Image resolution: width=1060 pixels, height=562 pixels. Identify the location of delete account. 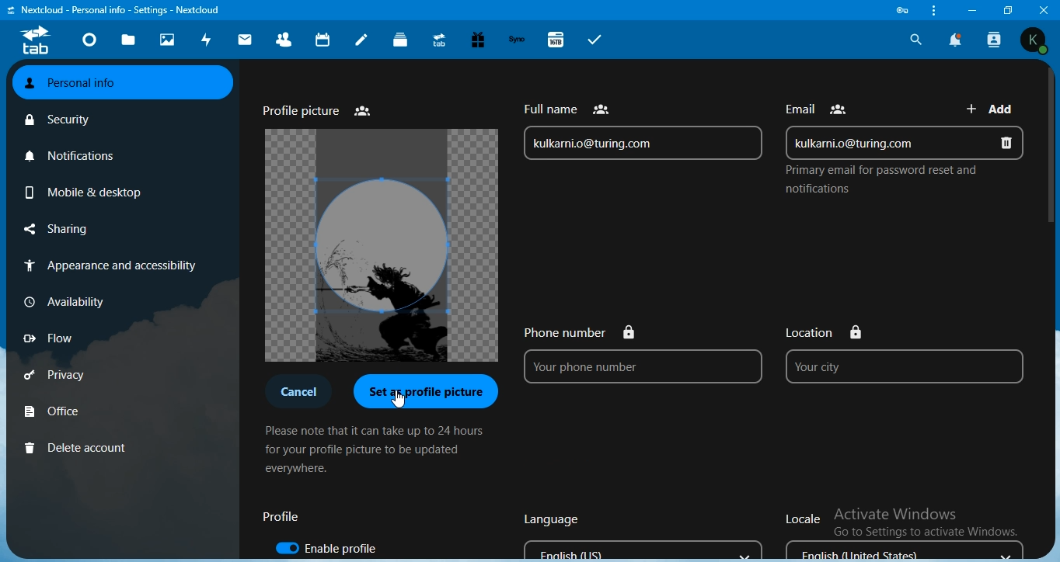
(80, 446).